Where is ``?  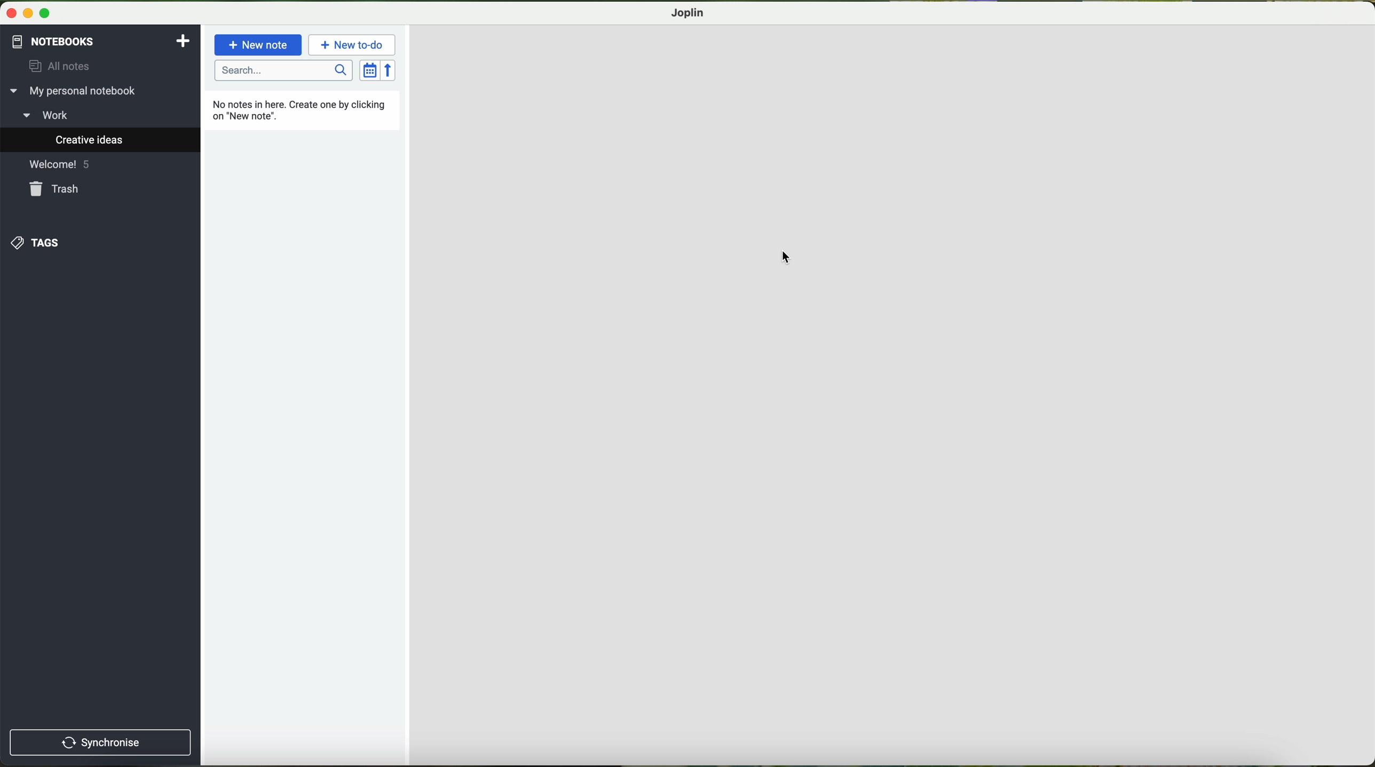  is located at coordinates (392, 71).